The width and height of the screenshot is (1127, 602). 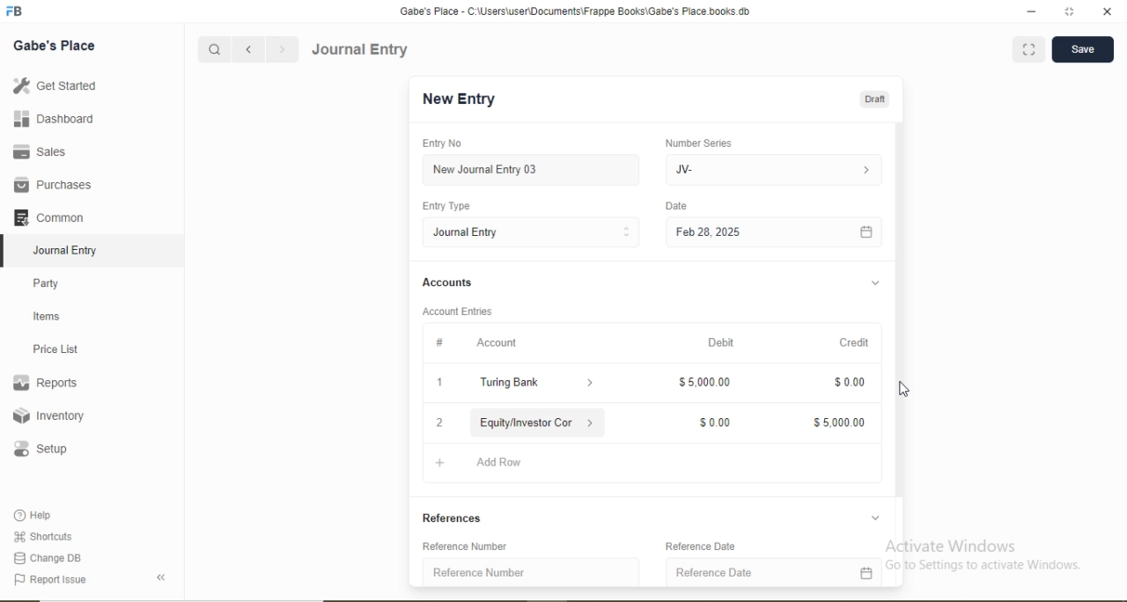 What do you see at coordinates (47, 285) in the screenshot?
I see `Party` at bounding box center [47, 285].